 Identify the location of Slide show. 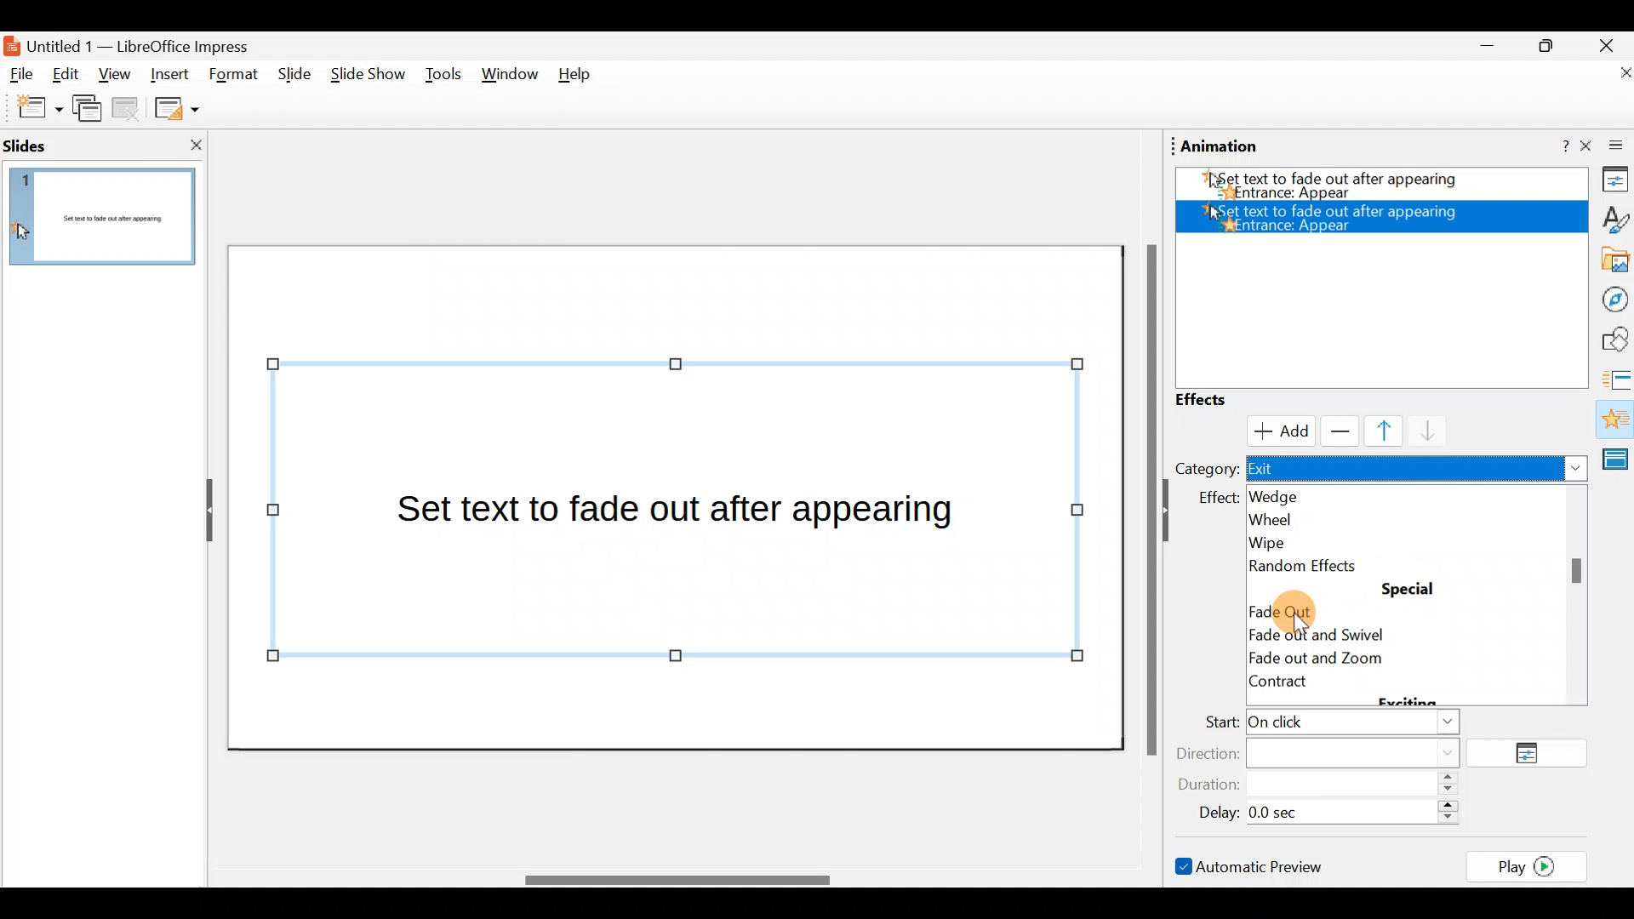
(366, 78).